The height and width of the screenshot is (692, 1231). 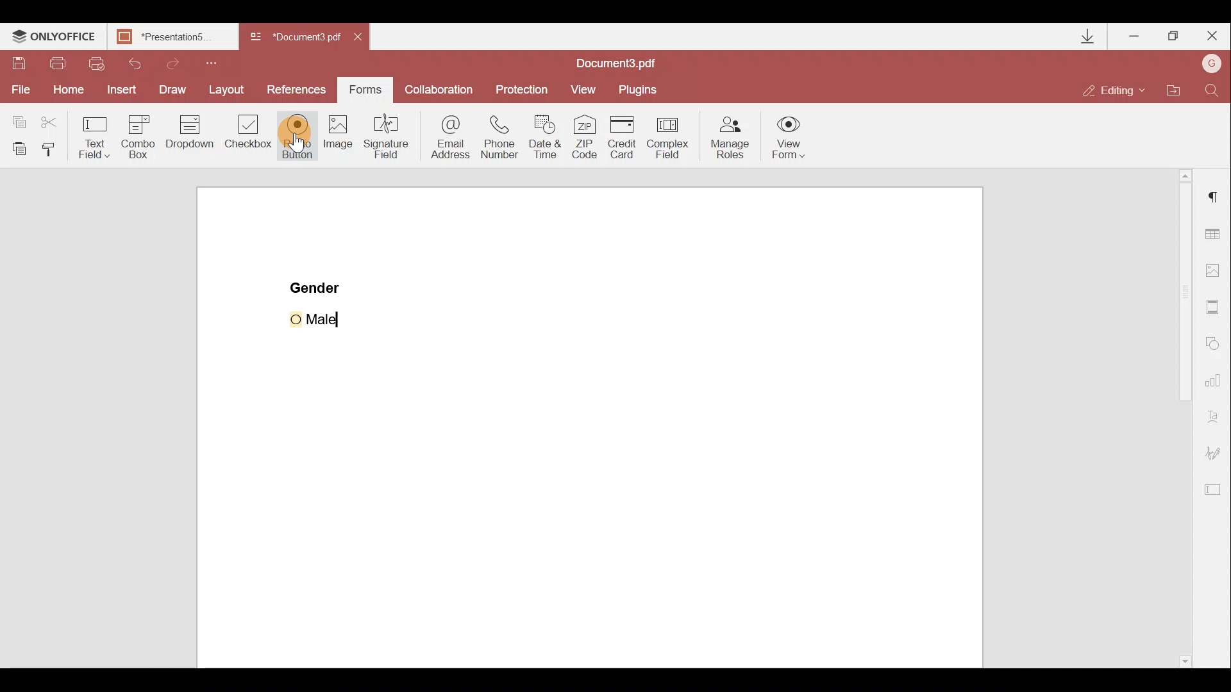 I want to click on Minimize, so click(x=1134, y=35).